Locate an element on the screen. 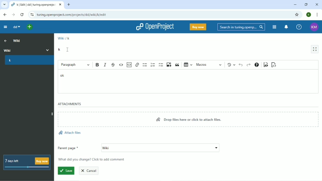  k is located at coordinates (59, 49).